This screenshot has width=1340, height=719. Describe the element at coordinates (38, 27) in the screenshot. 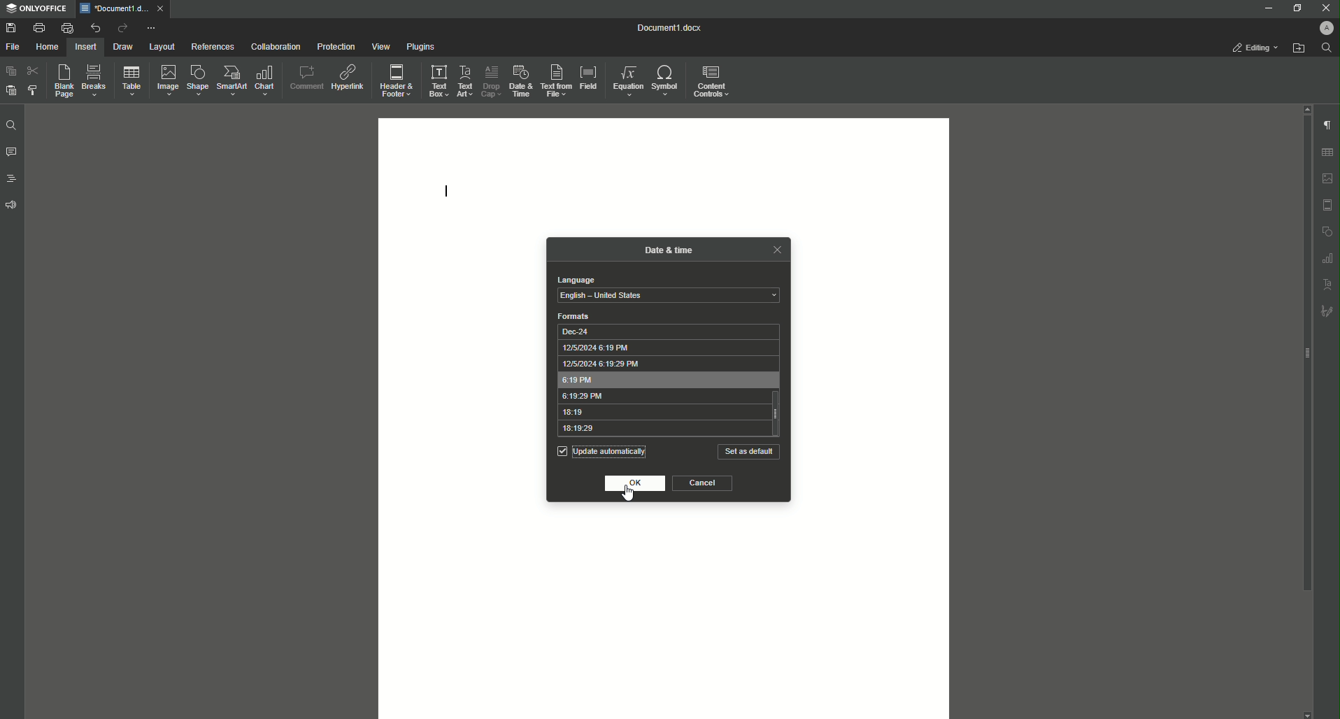

I see `Print` at that location.